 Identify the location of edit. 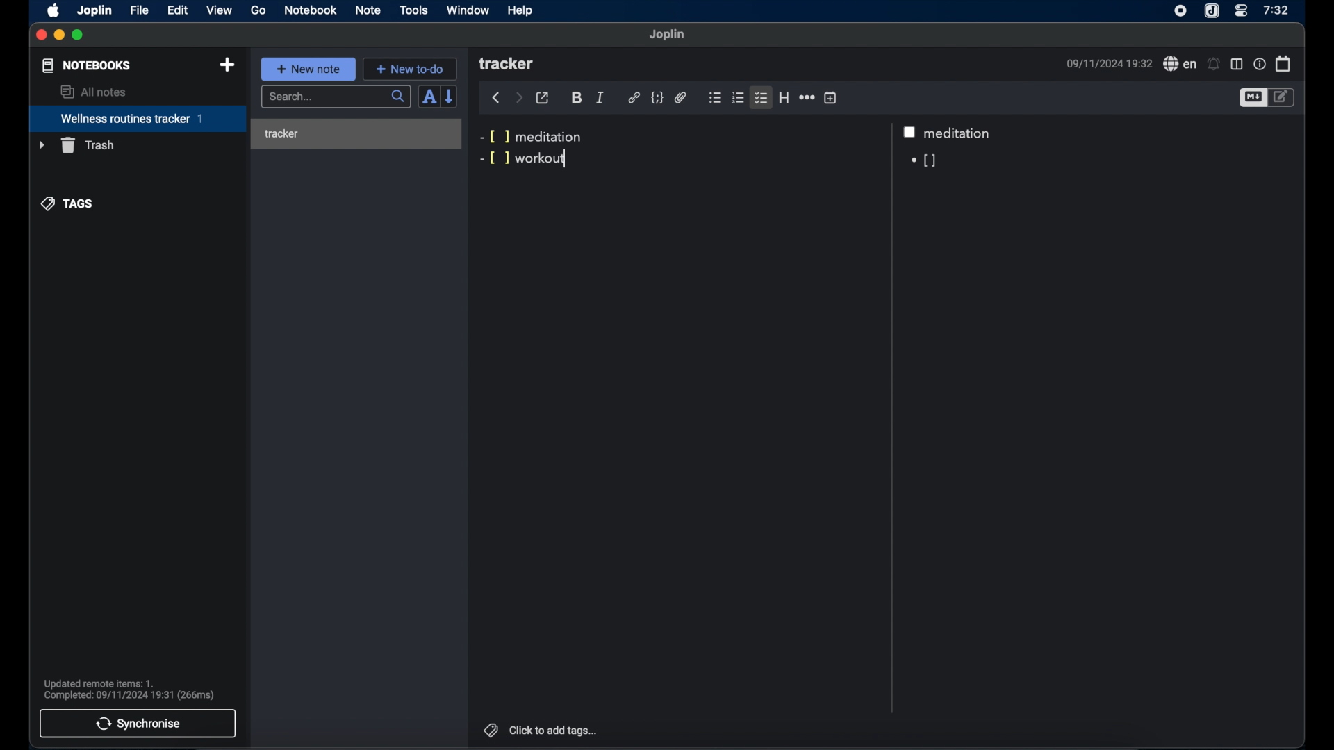
(177, 10).